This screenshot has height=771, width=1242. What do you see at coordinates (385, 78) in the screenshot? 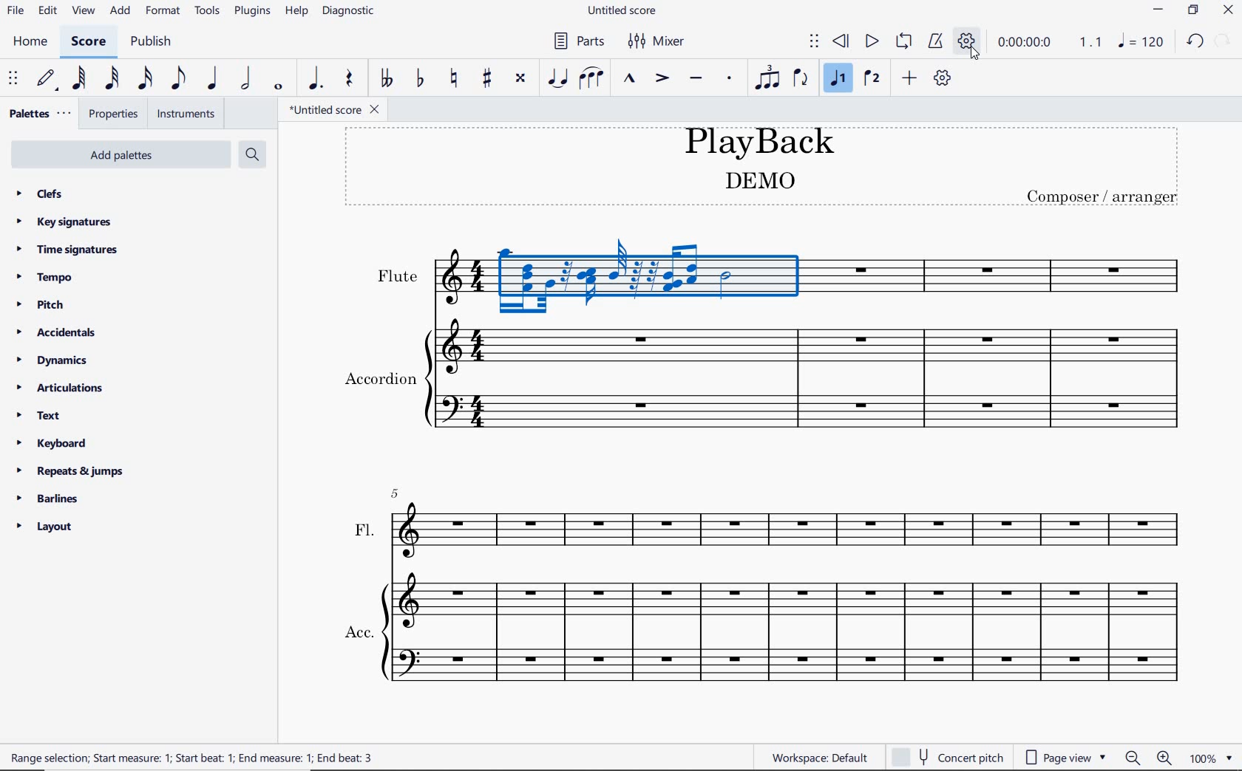
I see `toggle double-flat` at bounding box center [385, 78].